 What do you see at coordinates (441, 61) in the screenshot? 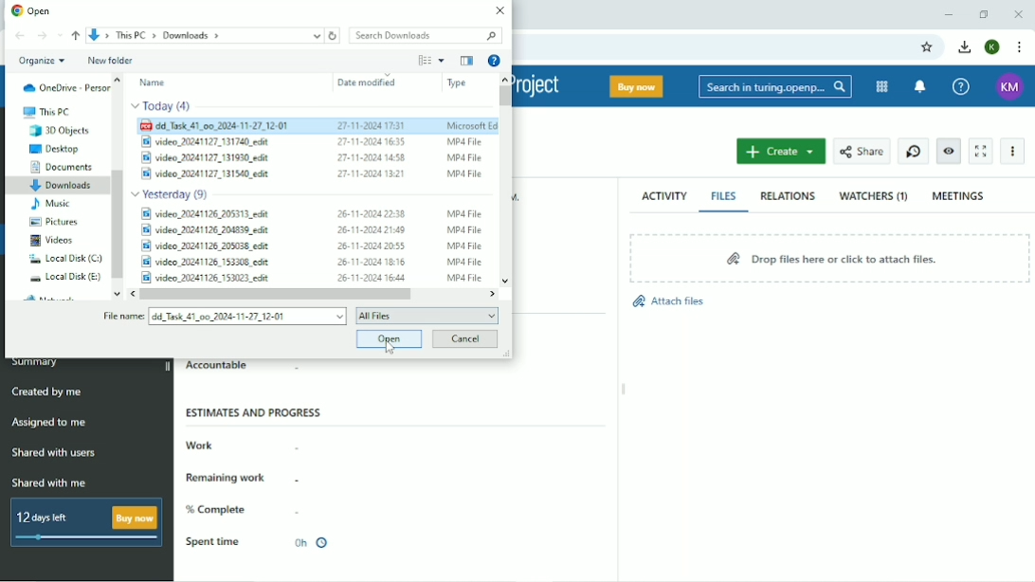
I see `More options` at bounding box center [441, 61].